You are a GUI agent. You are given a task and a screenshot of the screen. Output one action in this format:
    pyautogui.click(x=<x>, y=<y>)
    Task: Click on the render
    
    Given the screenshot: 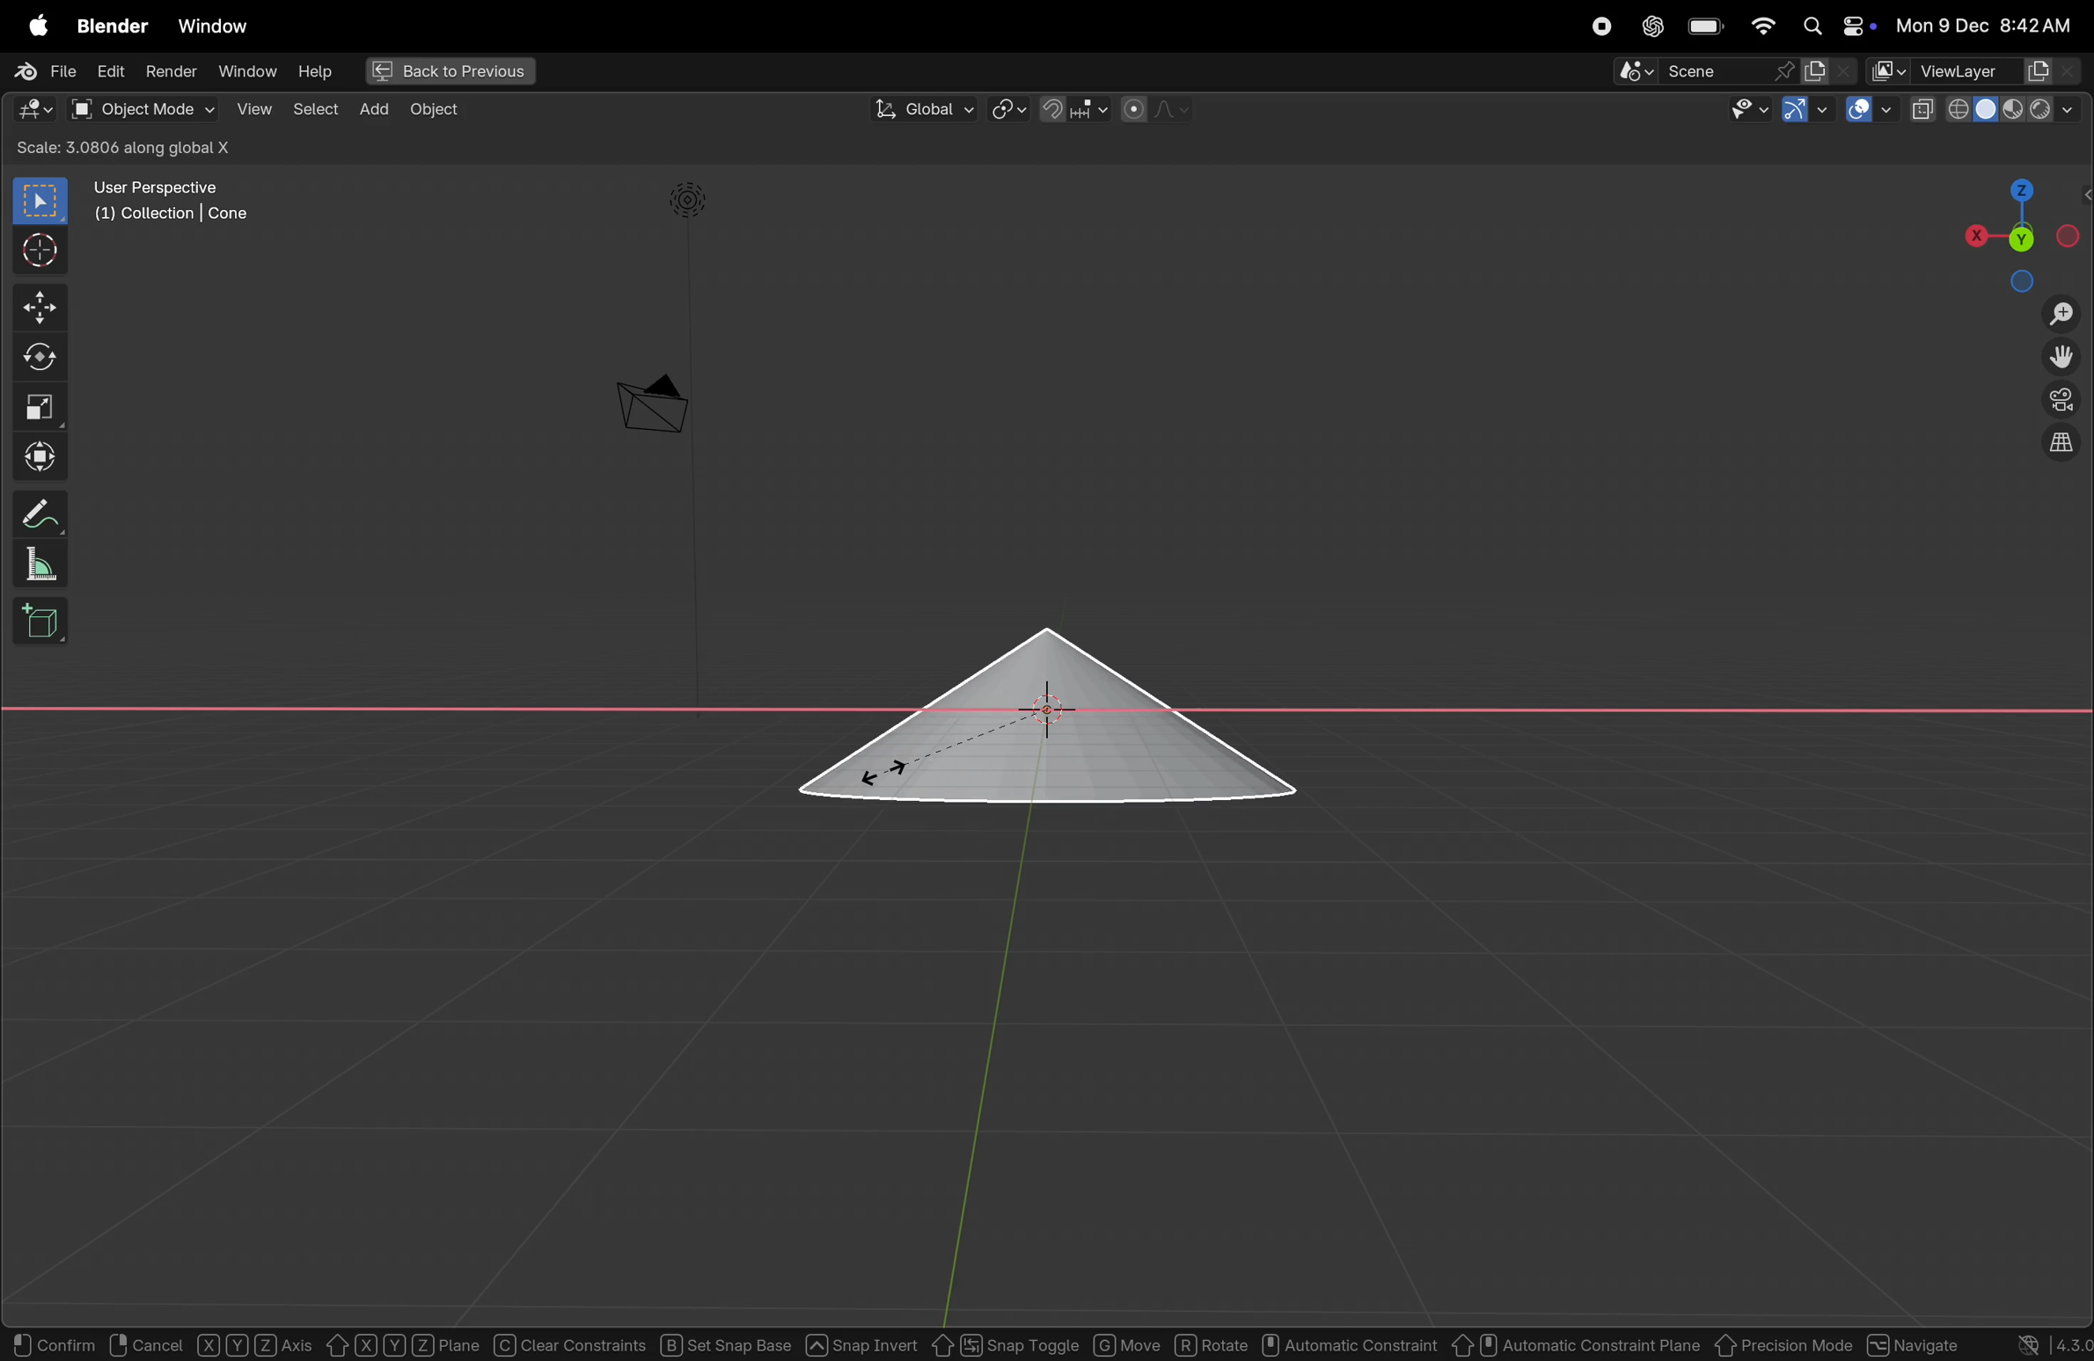 What is the action you would take?
    pyautogui.click(x=169, y=71)
    